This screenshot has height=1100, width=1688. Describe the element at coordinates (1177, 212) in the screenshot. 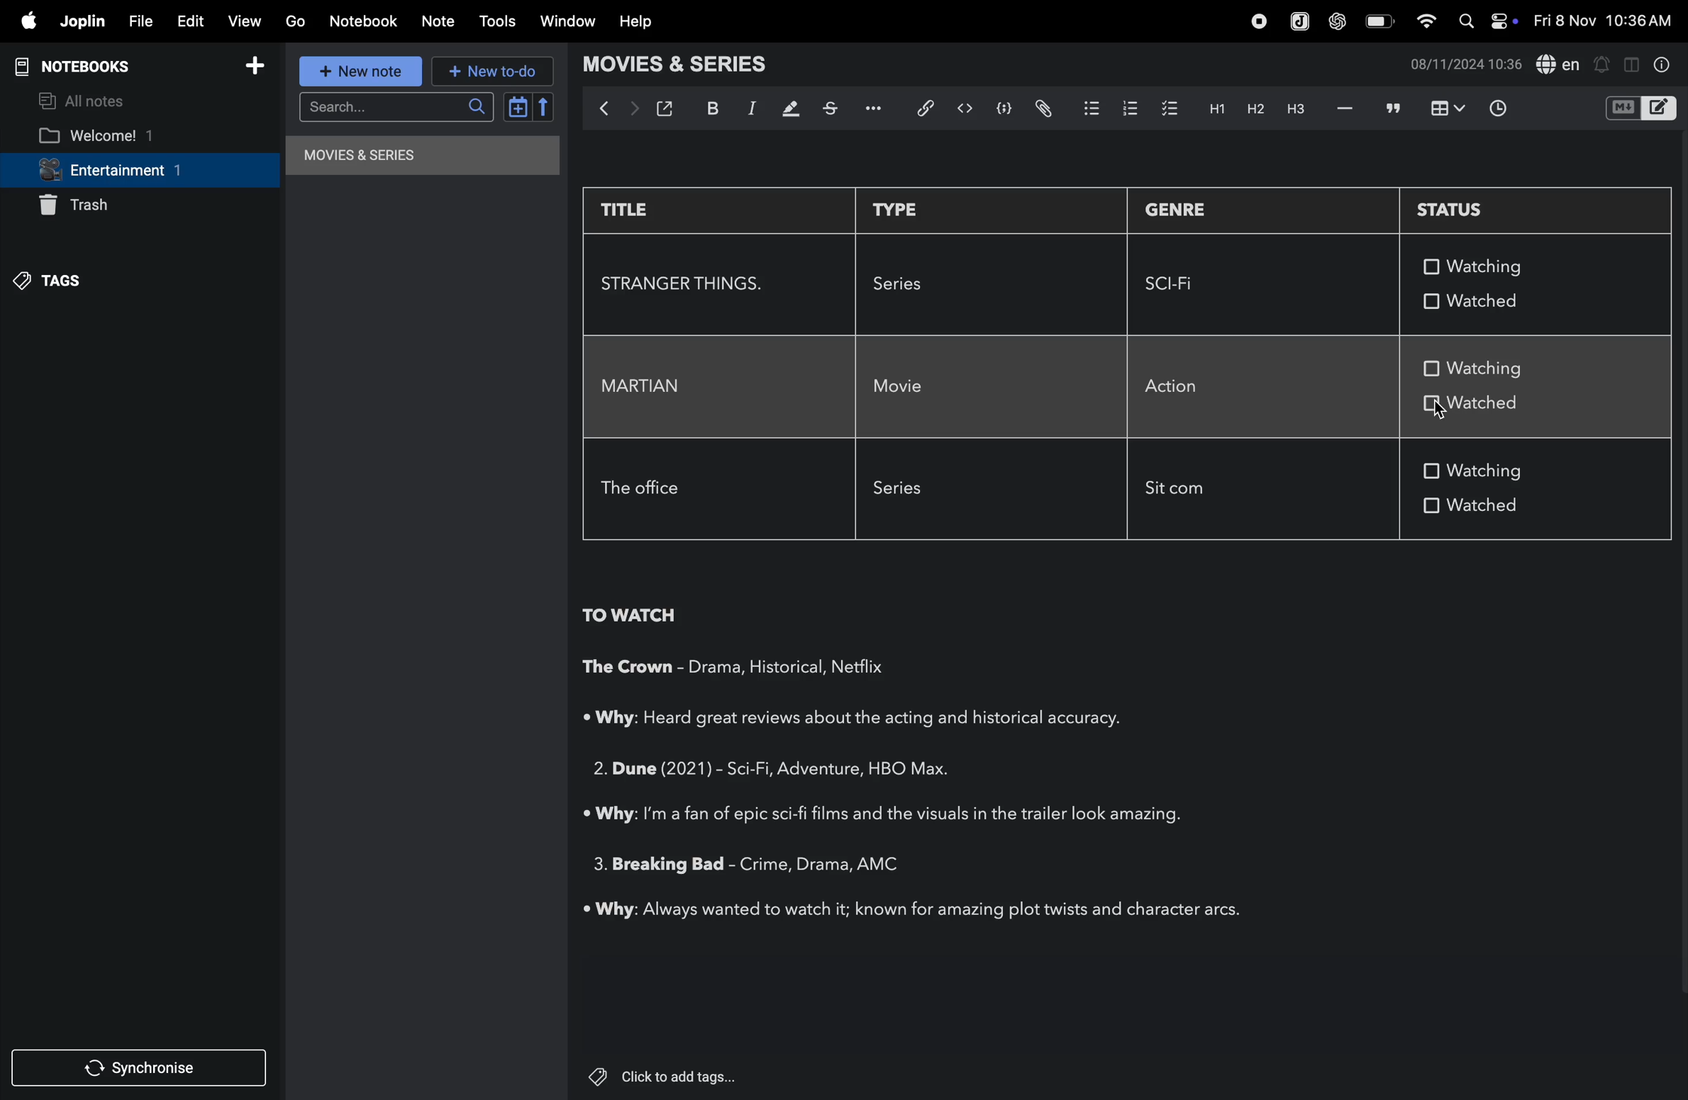

I see `genre` at that location.